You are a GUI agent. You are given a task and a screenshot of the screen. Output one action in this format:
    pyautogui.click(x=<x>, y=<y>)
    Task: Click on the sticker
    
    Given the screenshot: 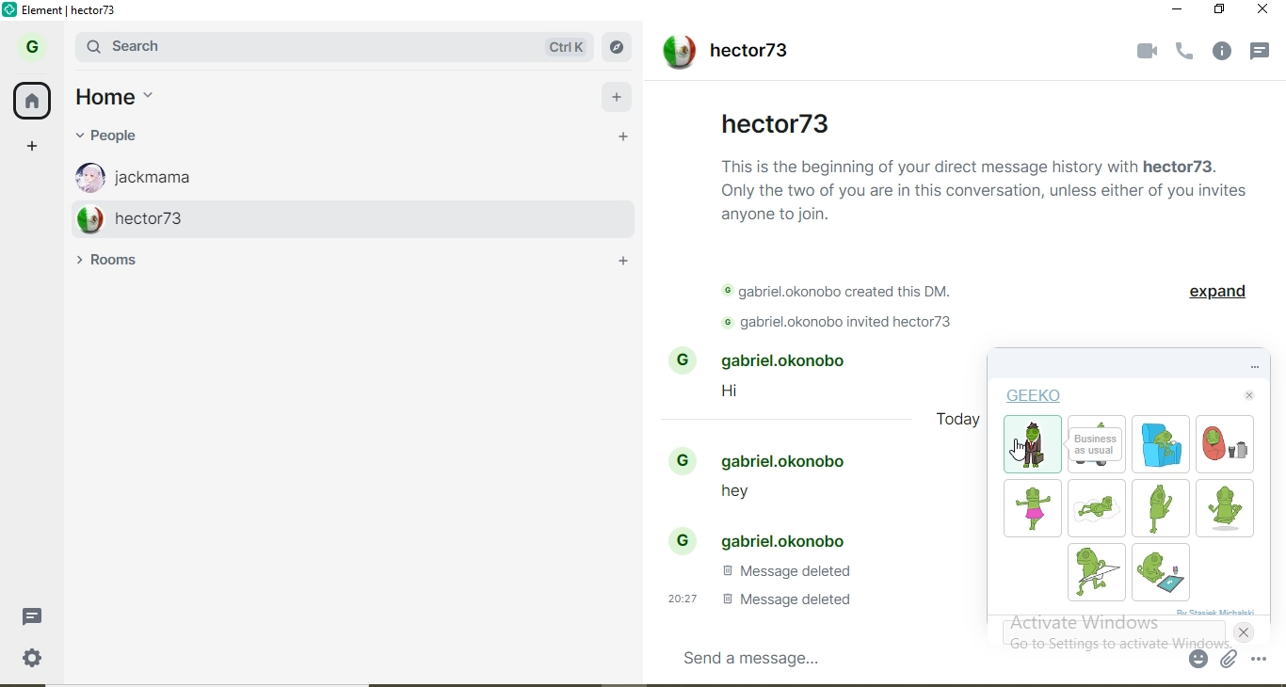 What is the action you would take?
    pyautogui.click(x=1100, y=446)
    